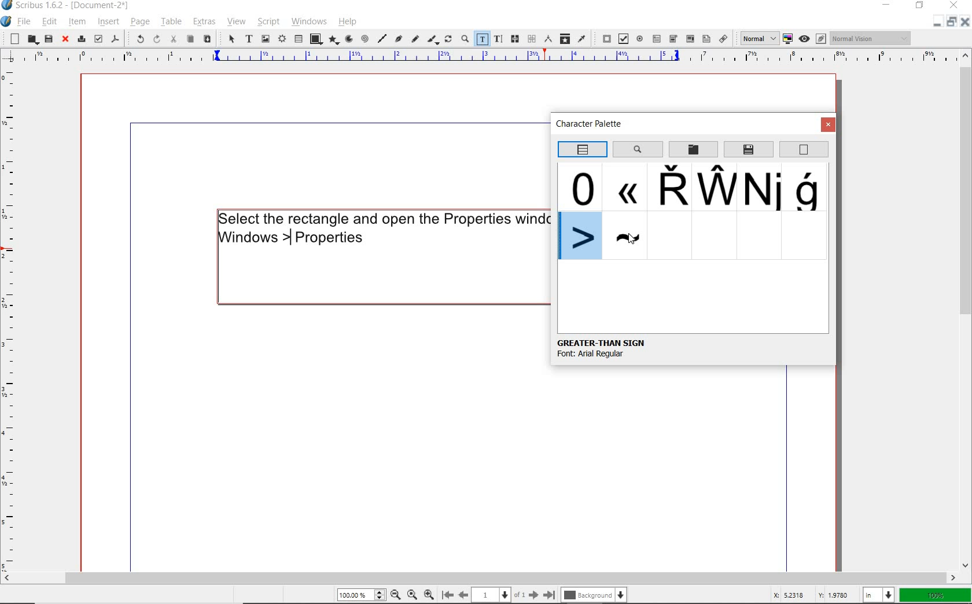 The image size is (972, 604). What do you see at coordinates (115, 38) in the screenshot?
I see `save as pdf` at bounding box center [115, 38].